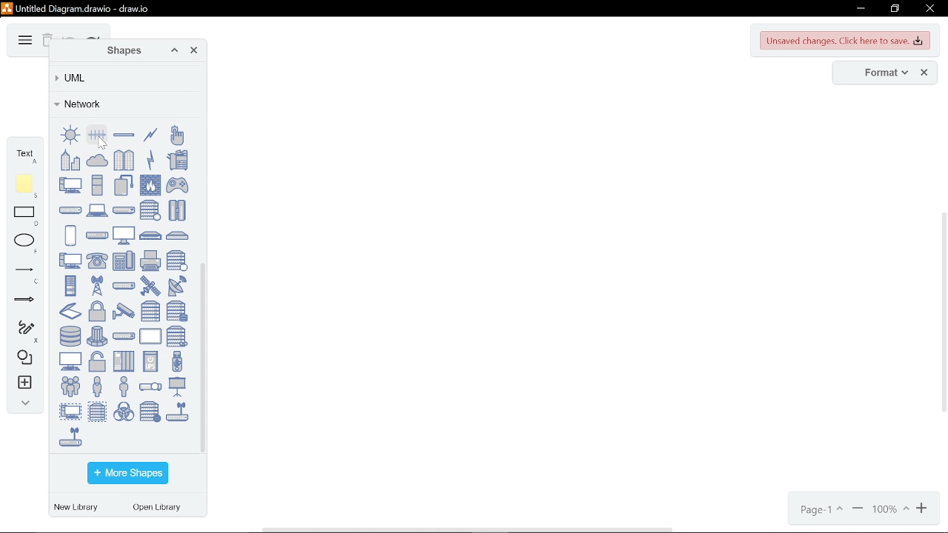 The width and height of the screenshot is (948, 533). I want to click on mainframe, so click(177, 210).